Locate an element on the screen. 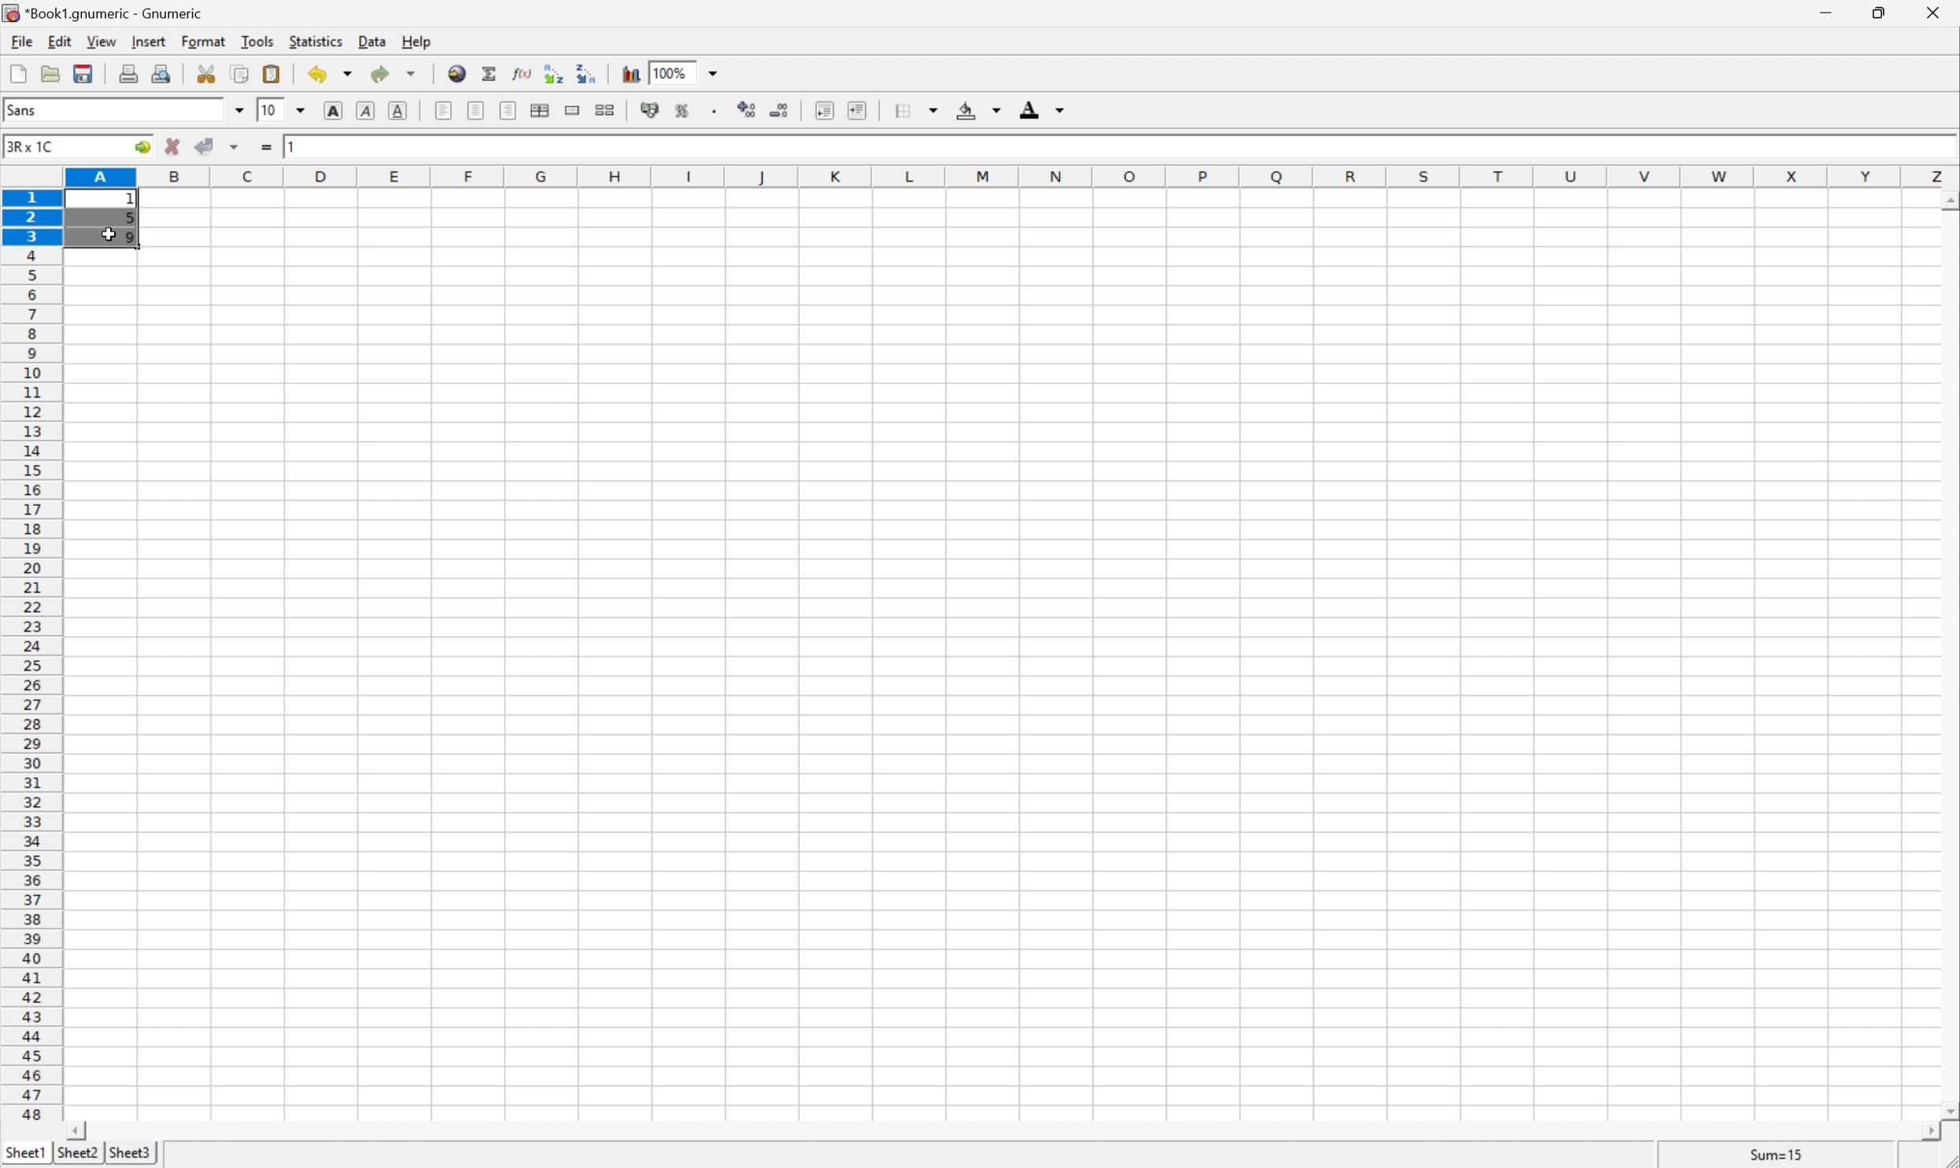 The height and width of the screenshot is (1168, 1960). font is located at coordinates (31, 109).